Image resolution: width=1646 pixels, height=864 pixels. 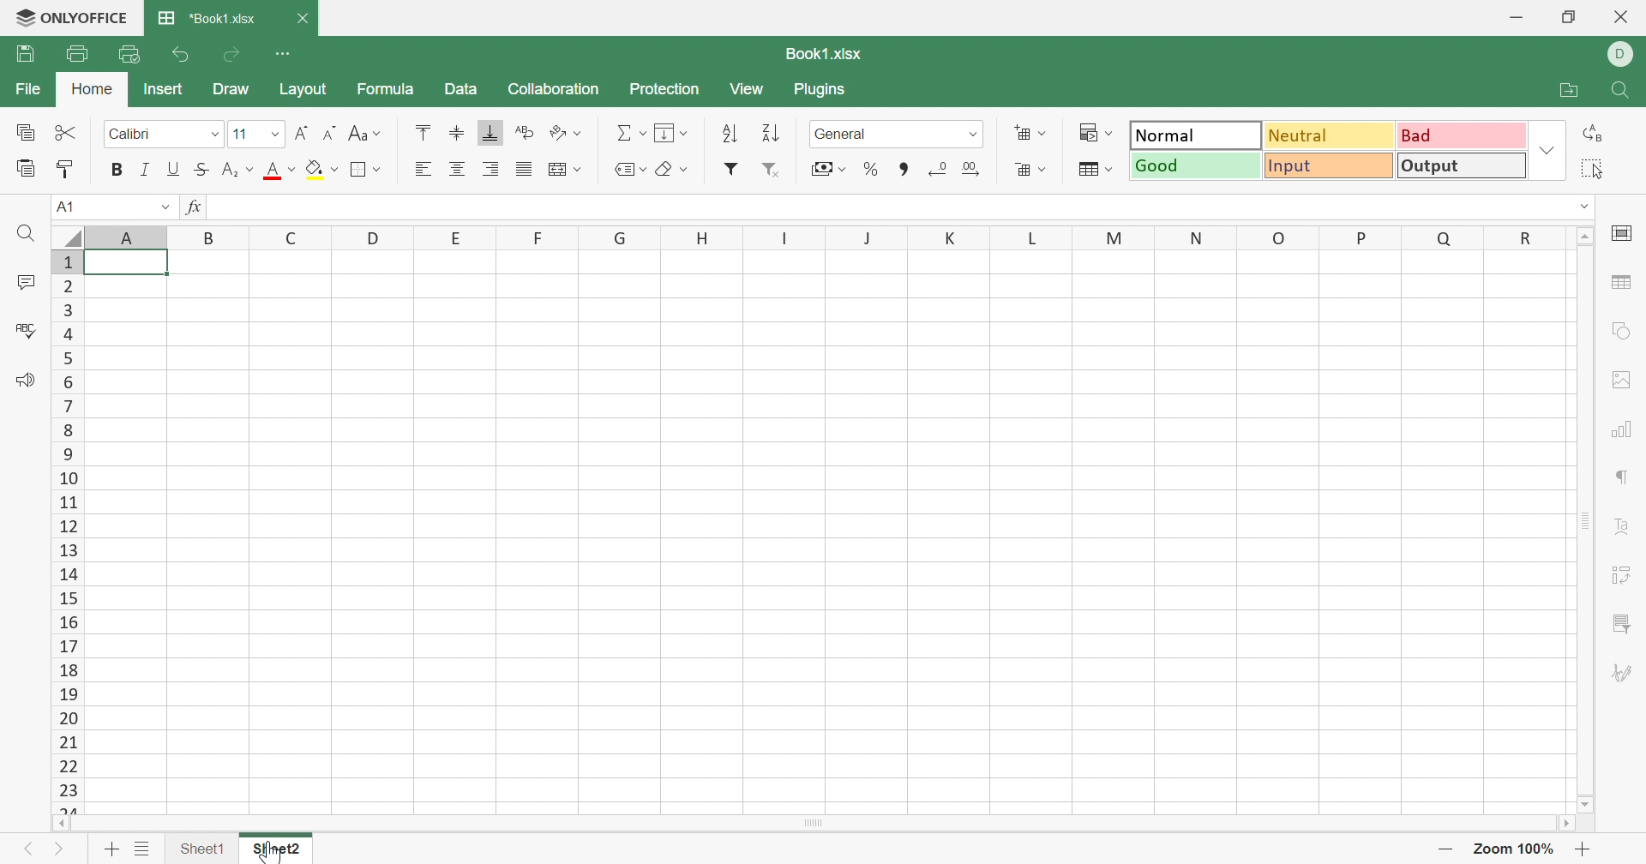 What do you see at coordinates (1114, 169) in the screenshot?
I see `Drop Down` at bounding box center [1114, 169].